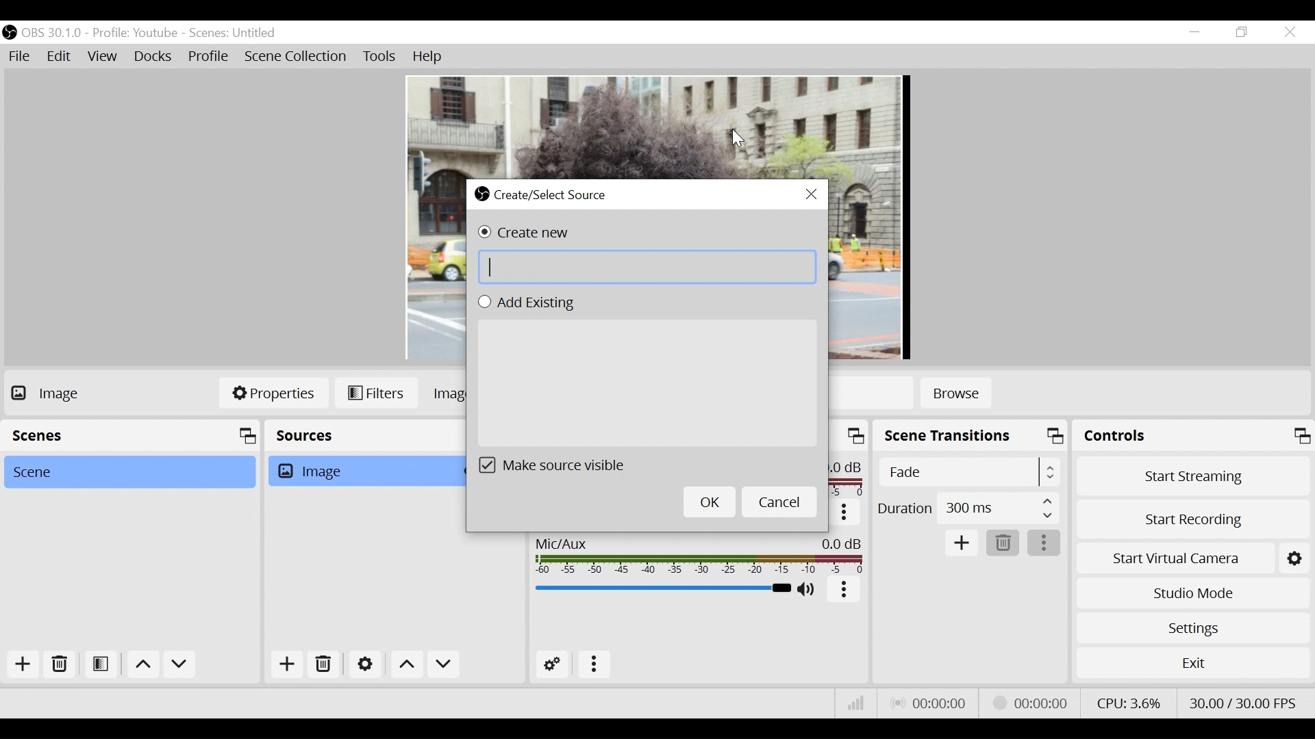 This screenshot has height=739, width=1315. I want to click on Add Existing Field, so click(651, 384).